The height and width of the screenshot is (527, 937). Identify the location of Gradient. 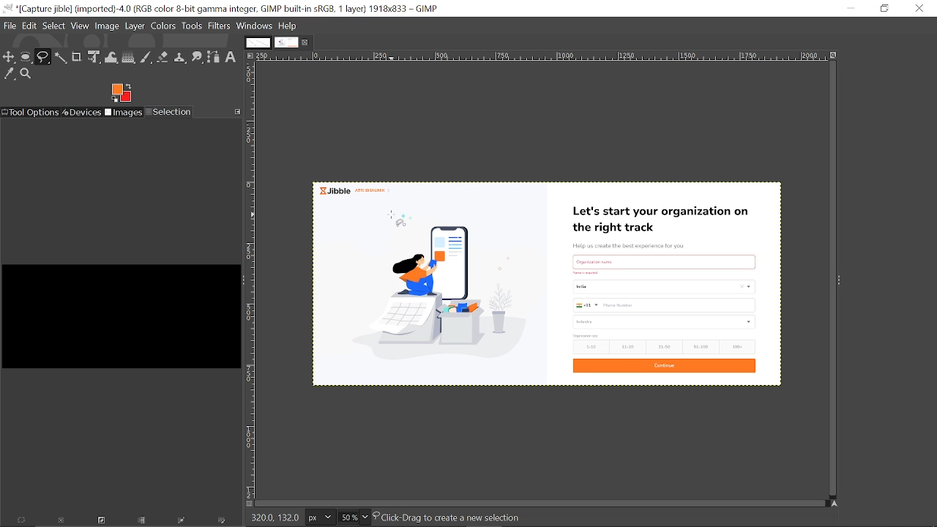
(128, 58).